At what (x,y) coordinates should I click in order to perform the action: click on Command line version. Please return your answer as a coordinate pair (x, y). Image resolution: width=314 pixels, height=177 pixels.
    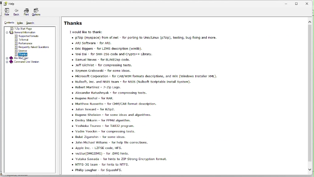
    Looking at the image, I should click on (23, 62).